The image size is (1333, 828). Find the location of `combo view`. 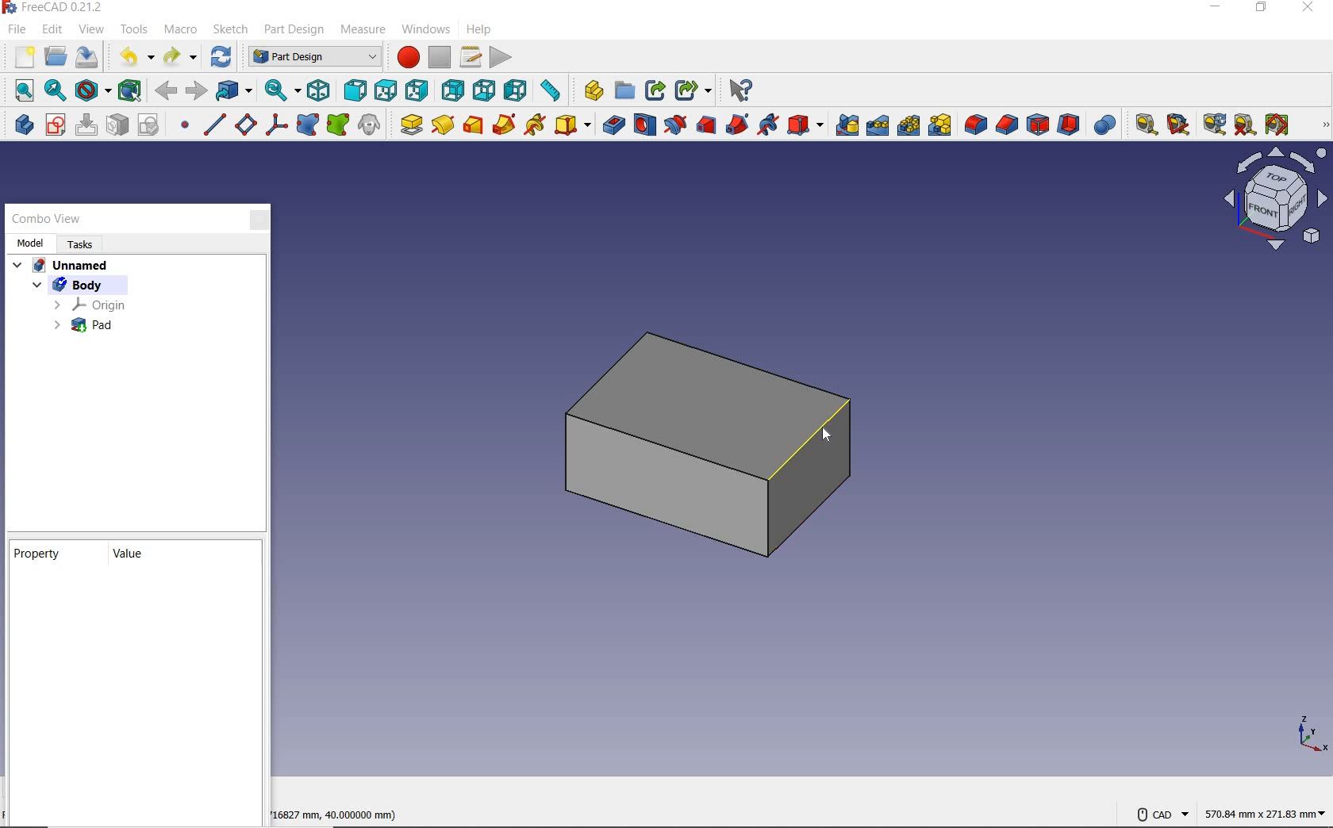

combo view is located at coordinates (47, 220).